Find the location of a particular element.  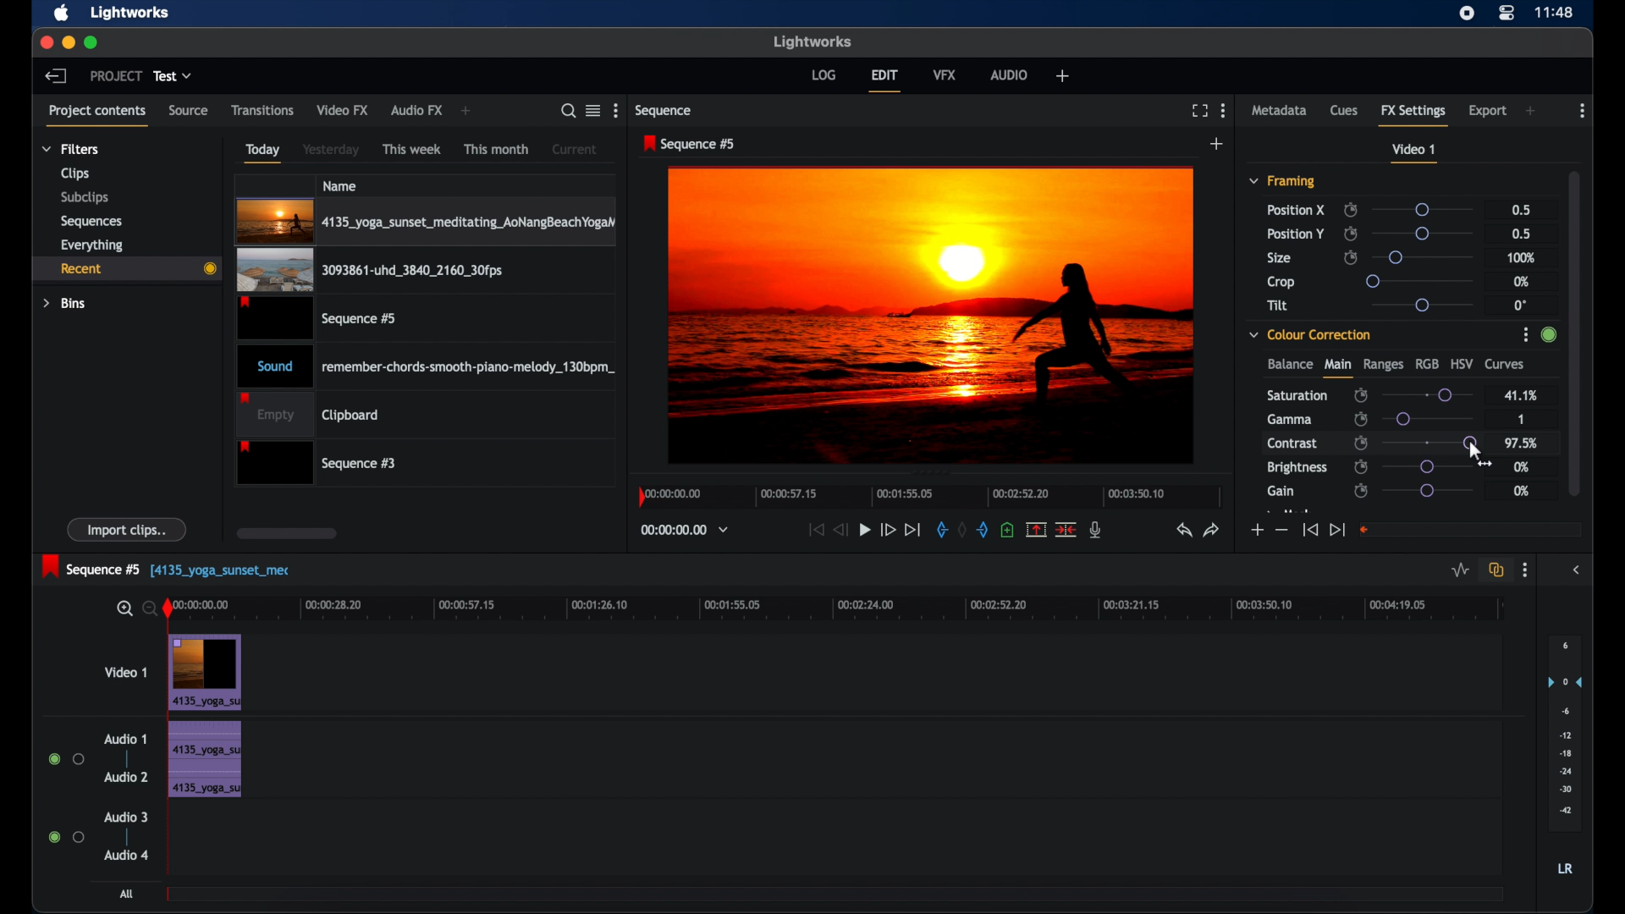

balance is located at coordinates (1289, 365).